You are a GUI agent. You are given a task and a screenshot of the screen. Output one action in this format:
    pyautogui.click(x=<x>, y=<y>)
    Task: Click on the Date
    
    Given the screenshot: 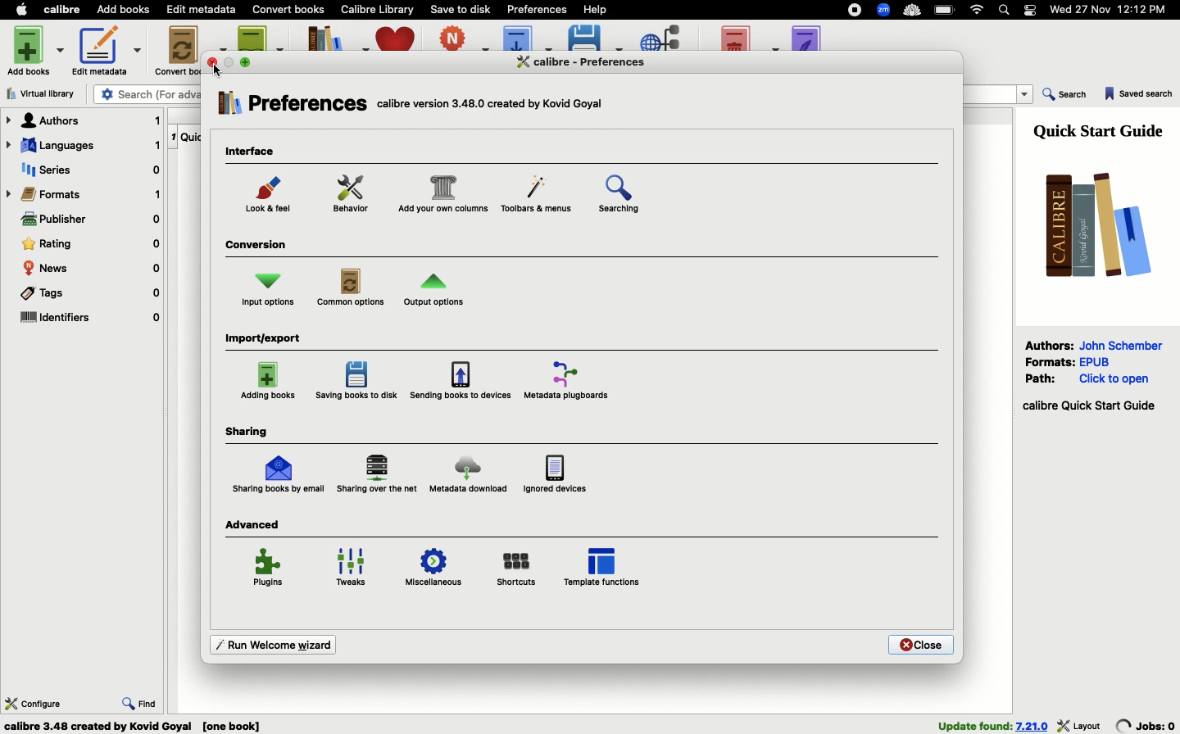 What is the action you would take?
    pyautogui.click(x=1114, y=11)
    